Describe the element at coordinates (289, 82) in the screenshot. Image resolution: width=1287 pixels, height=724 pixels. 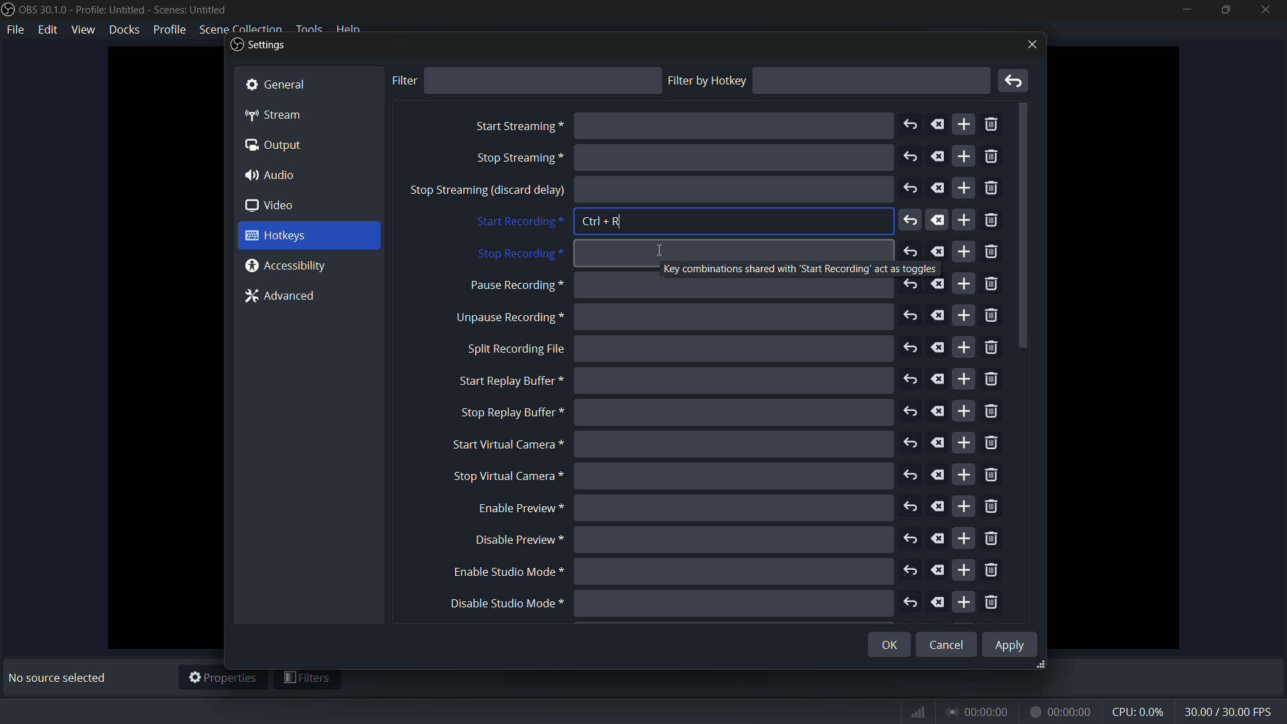
I see `& General` at that location.